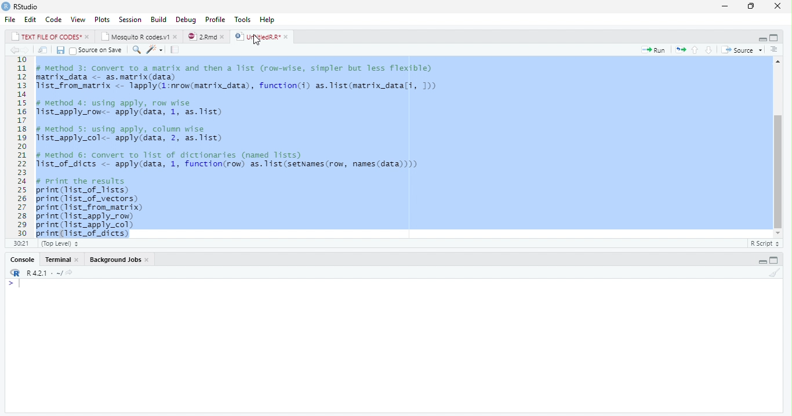 Image resolution: width=792 pixels, height=416 pixels. I want to click on code to print, so click(102, 211).